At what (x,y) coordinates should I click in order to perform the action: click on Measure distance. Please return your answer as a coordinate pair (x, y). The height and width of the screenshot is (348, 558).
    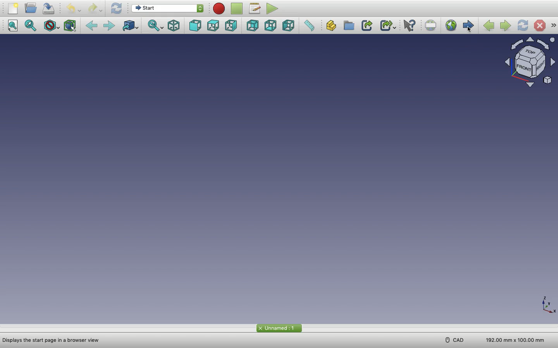
    Looking at the image, I should click on (308, 25).